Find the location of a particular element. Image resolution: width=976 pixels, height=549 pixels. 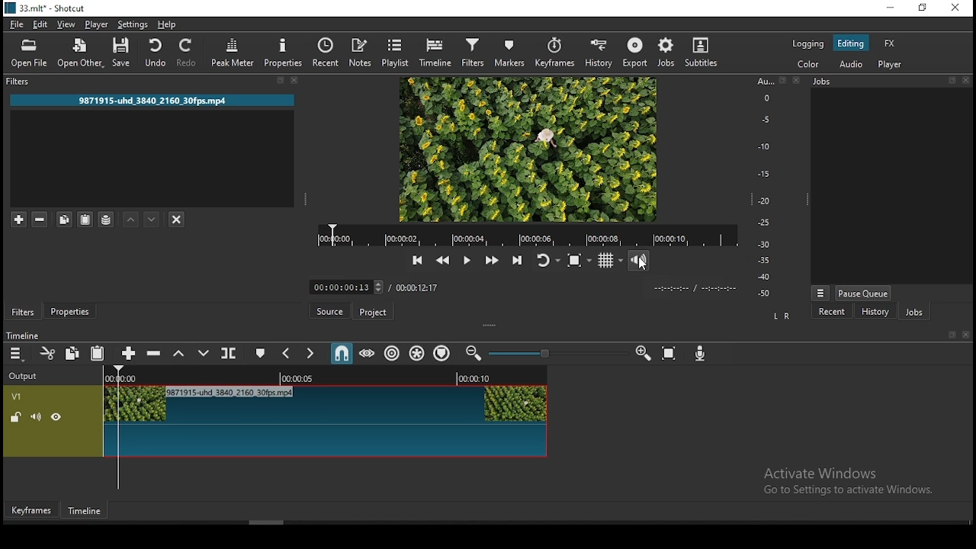

skip to previous point is located at coordinates (417, 260).